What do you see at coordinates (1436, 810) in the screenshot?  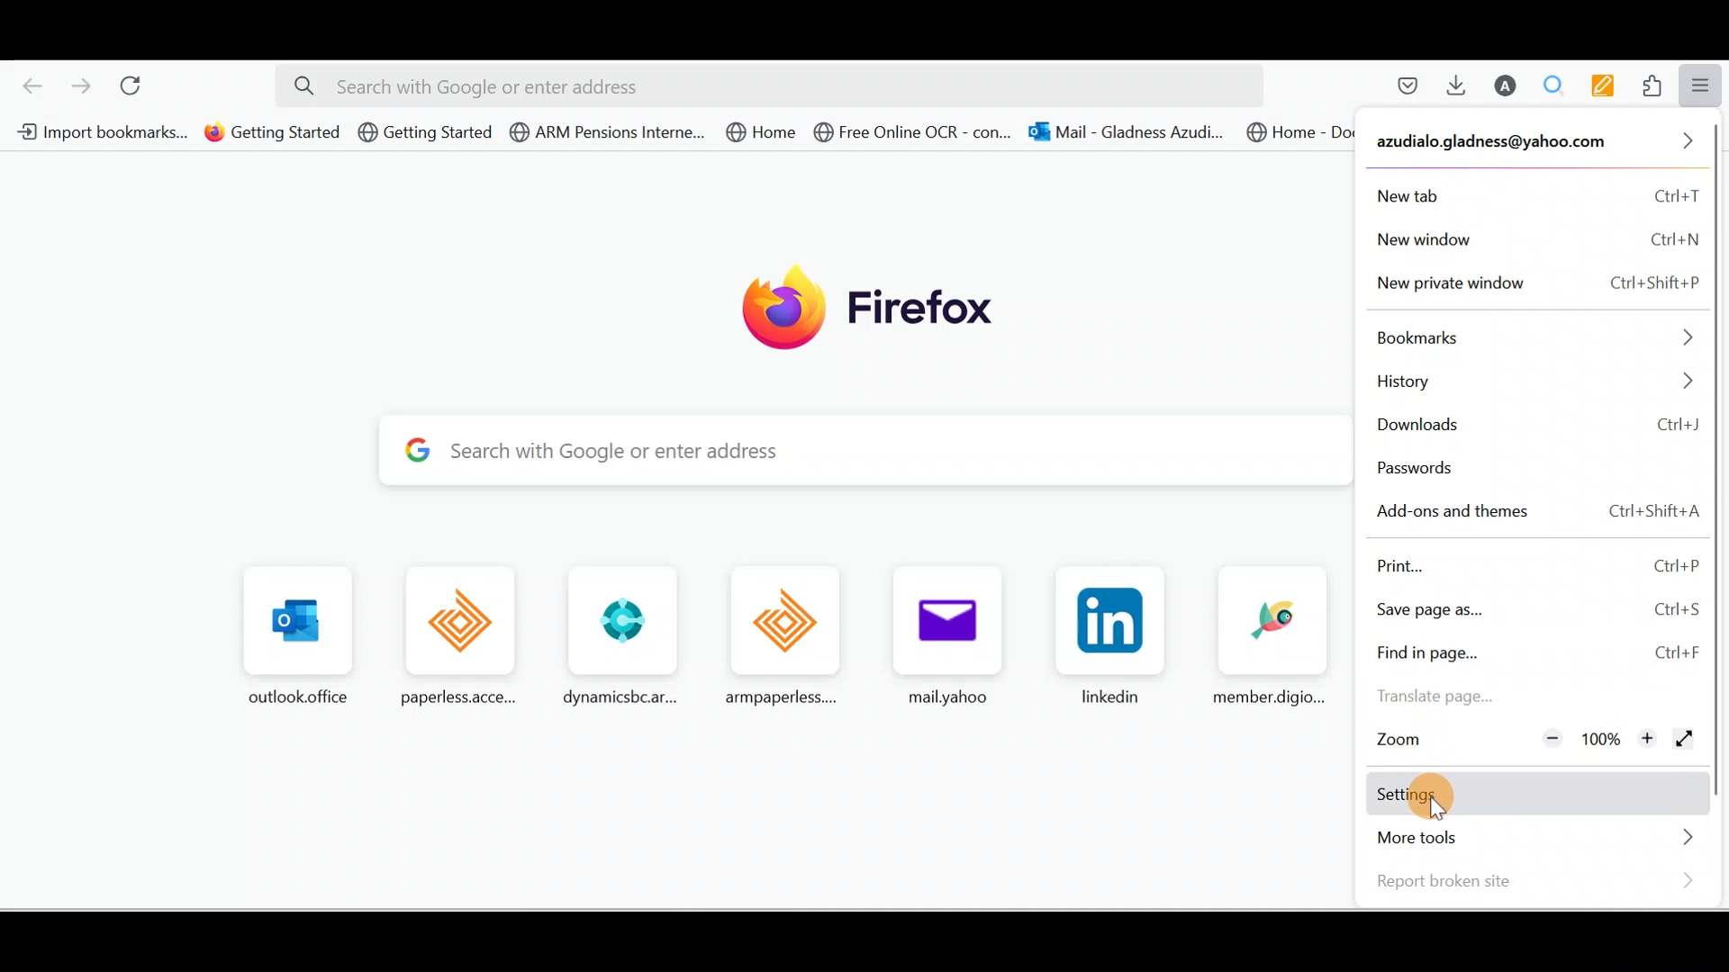 I see `cursor` at bounding box center [1436, 810].